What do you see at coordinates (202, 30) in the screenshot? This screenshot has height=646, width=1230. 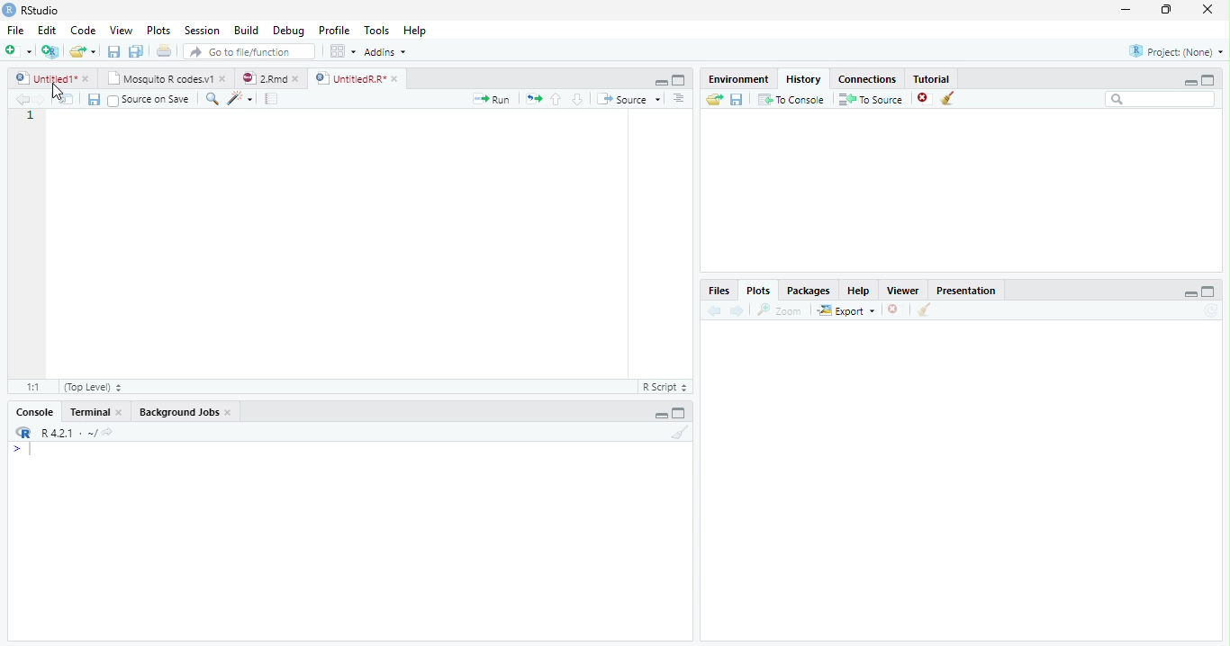 I see `Session` at bounding box center [202, 30].